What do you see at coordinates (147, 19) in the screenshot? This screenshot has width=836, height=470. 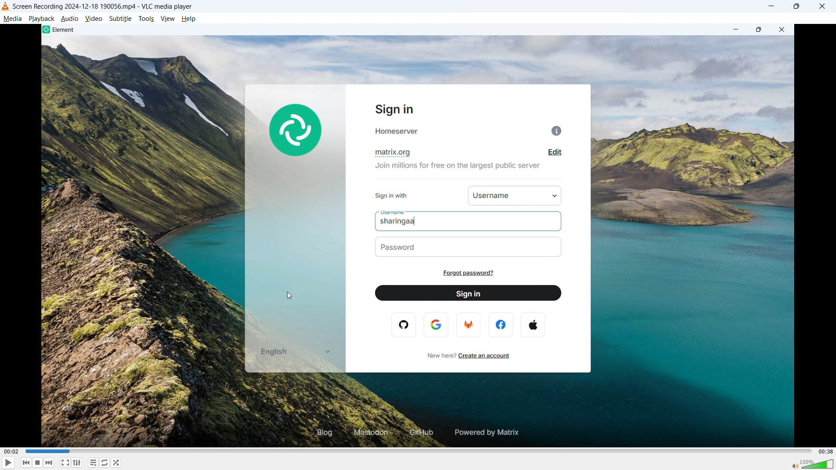 I see `Tools ` at bounding box center [147, 19].